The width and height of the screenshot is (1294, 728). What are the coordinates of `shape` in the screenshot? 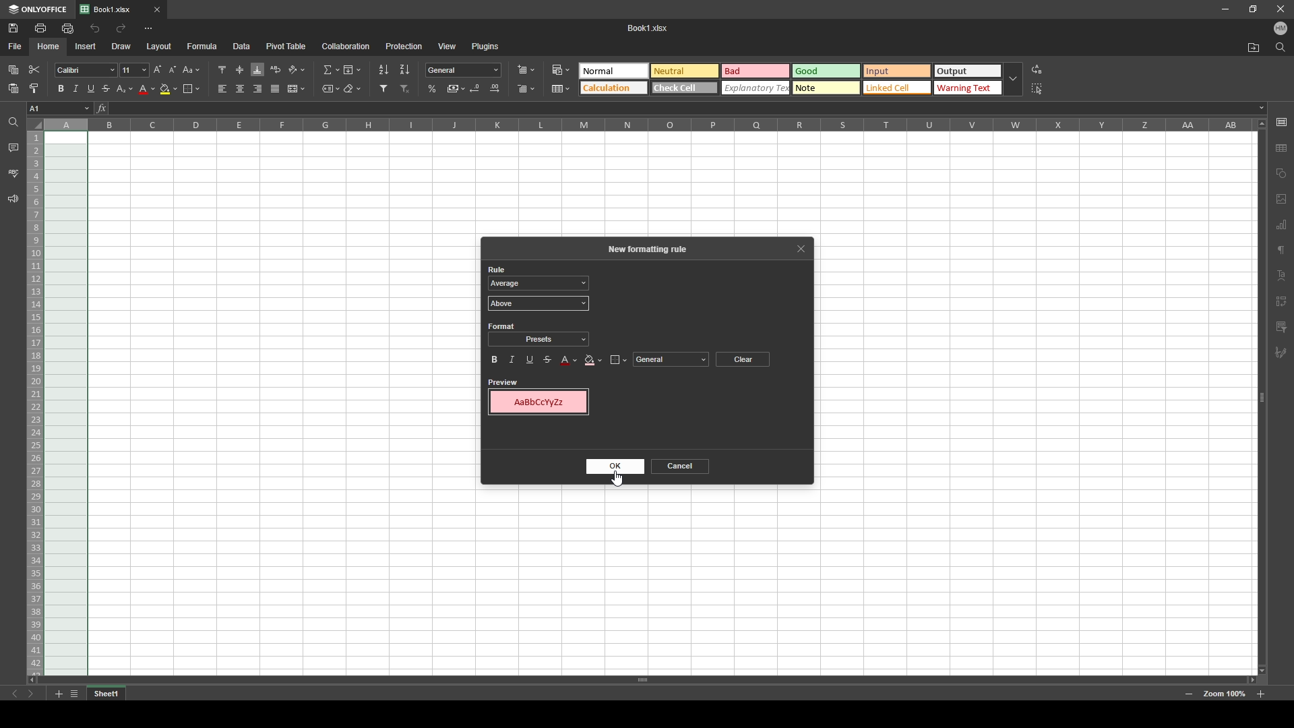 It's located at (1282, 172).